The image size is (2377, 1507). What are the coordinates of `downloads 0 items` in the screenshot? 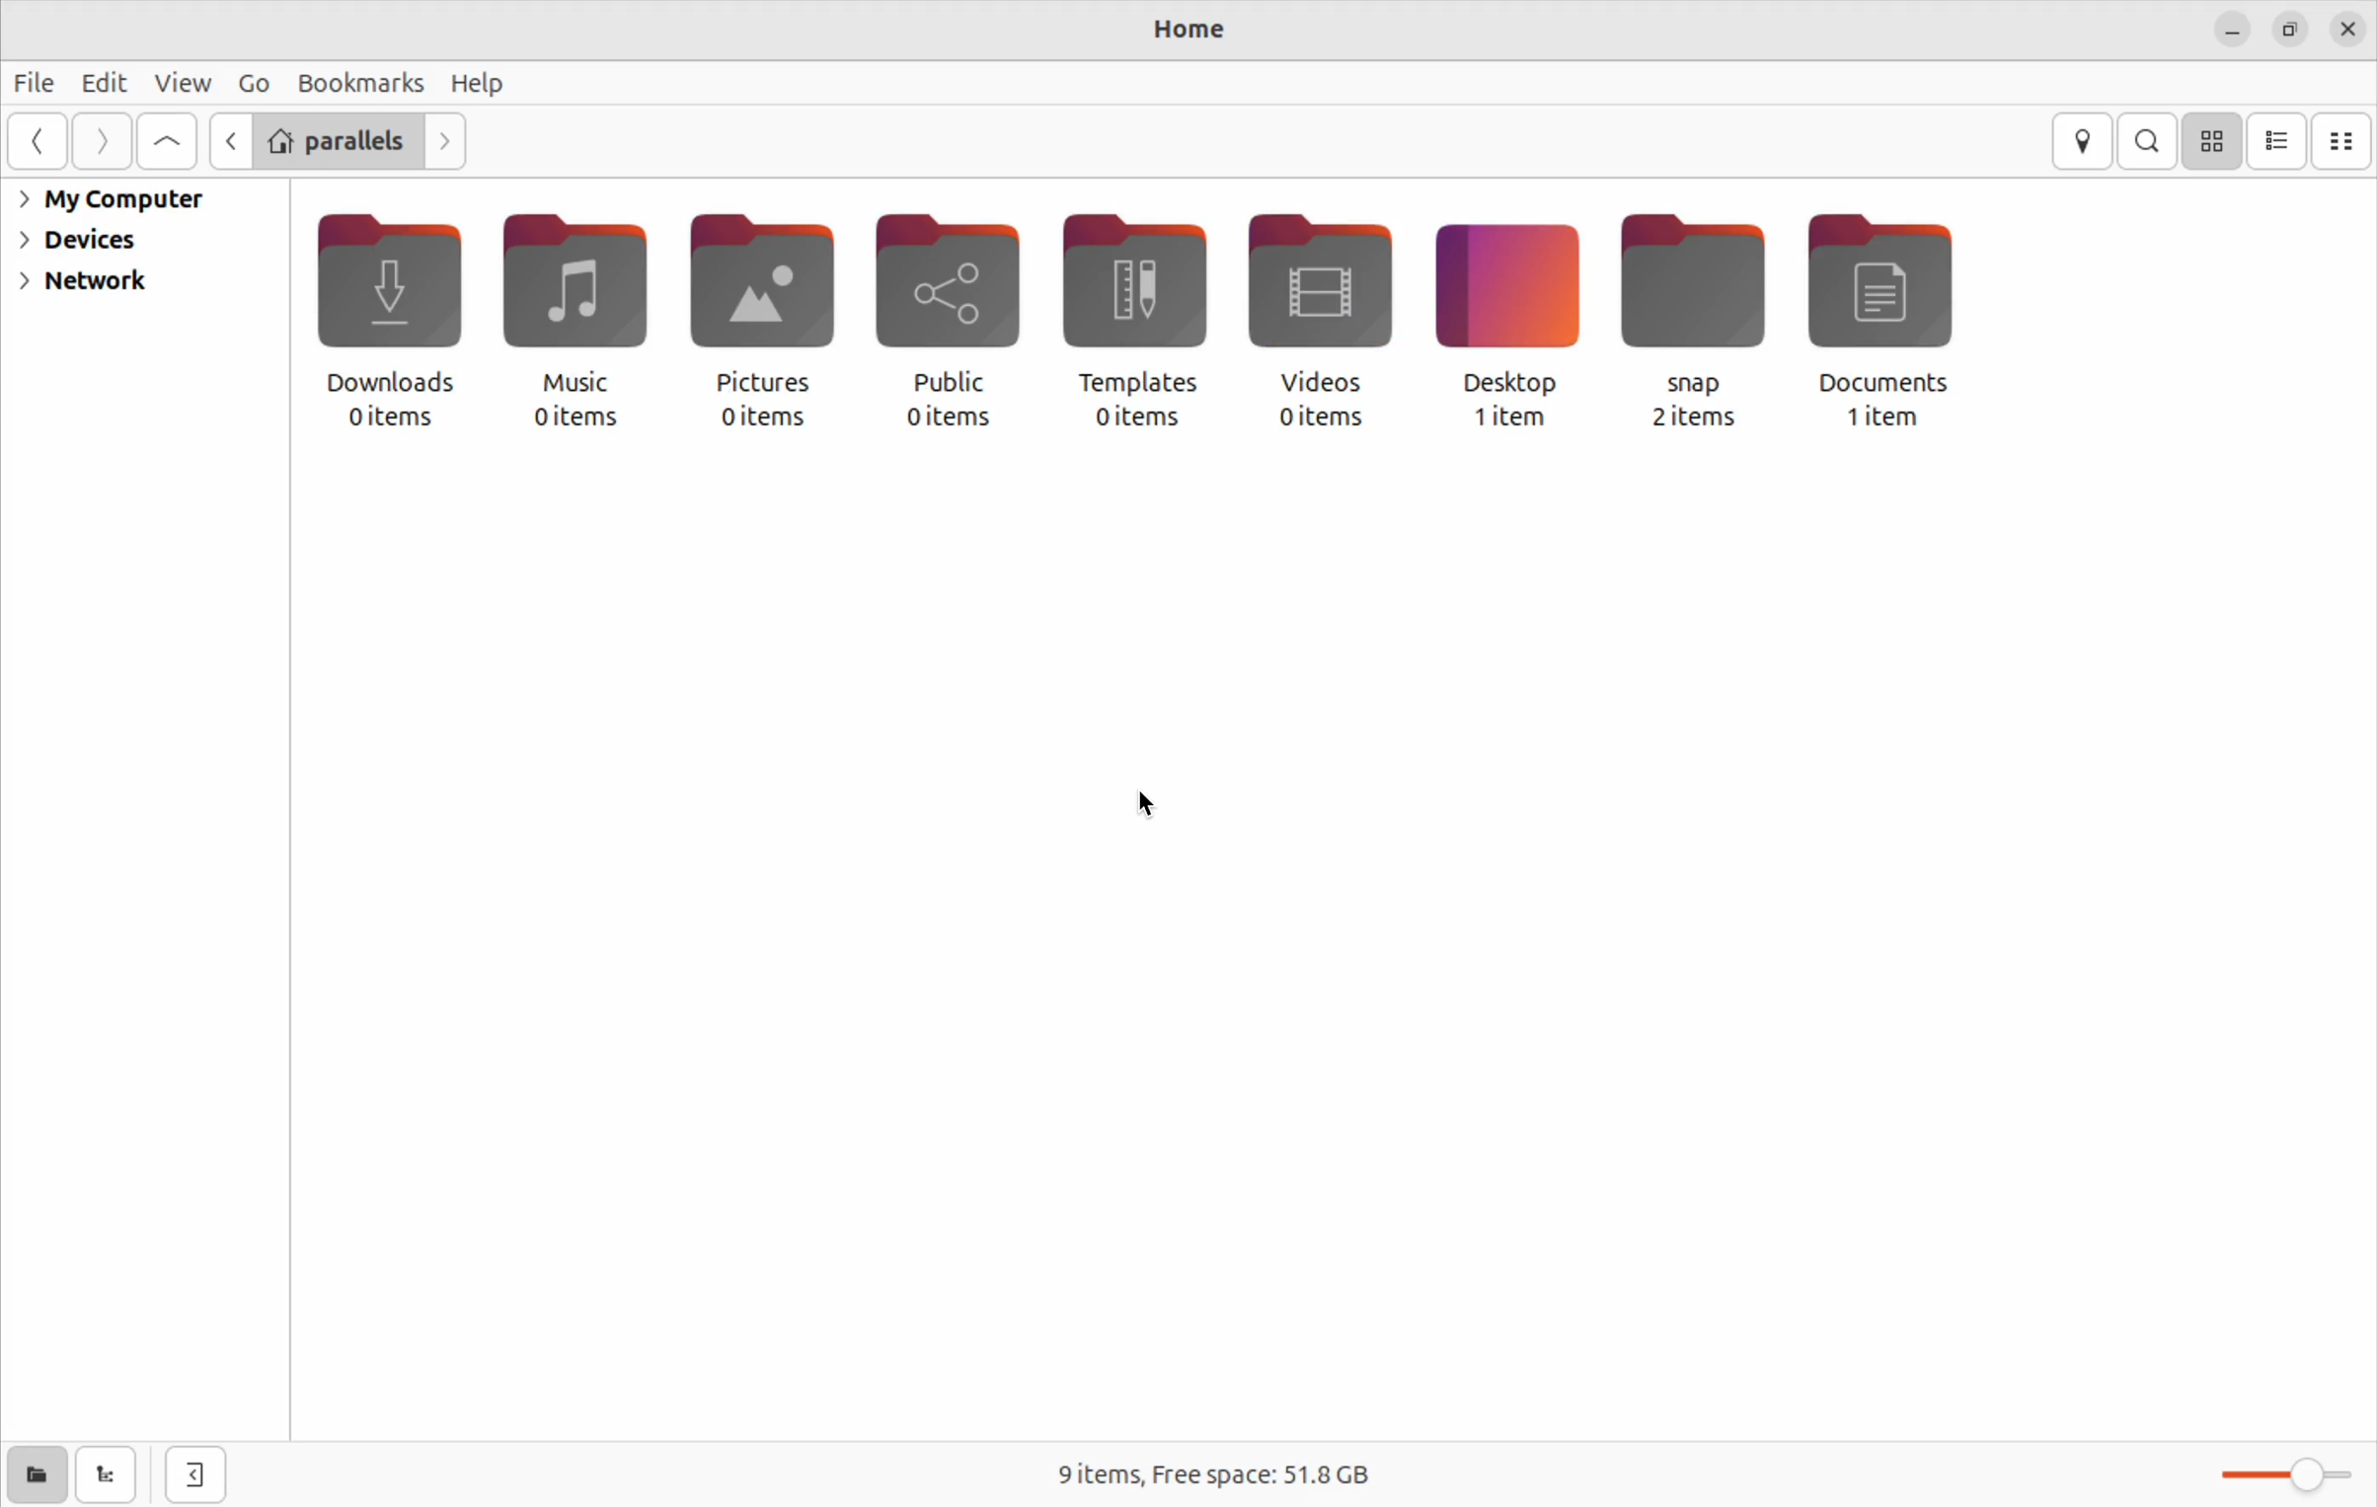 It's located at (381, 324).